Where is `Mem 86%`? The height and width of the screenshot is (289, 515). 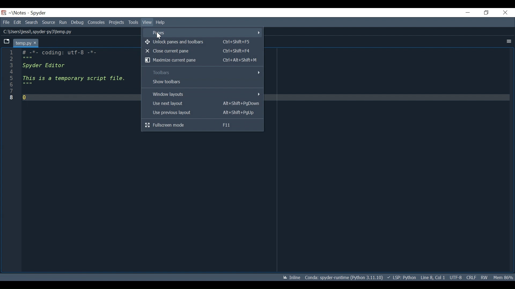 Mem 86% is located at coordinates (503, 278).